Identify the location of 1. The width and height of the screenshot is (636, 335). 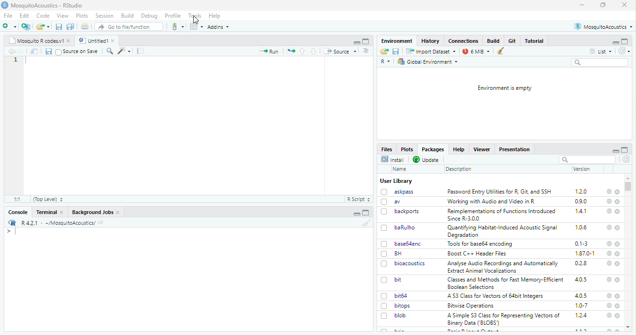
(16, 60).